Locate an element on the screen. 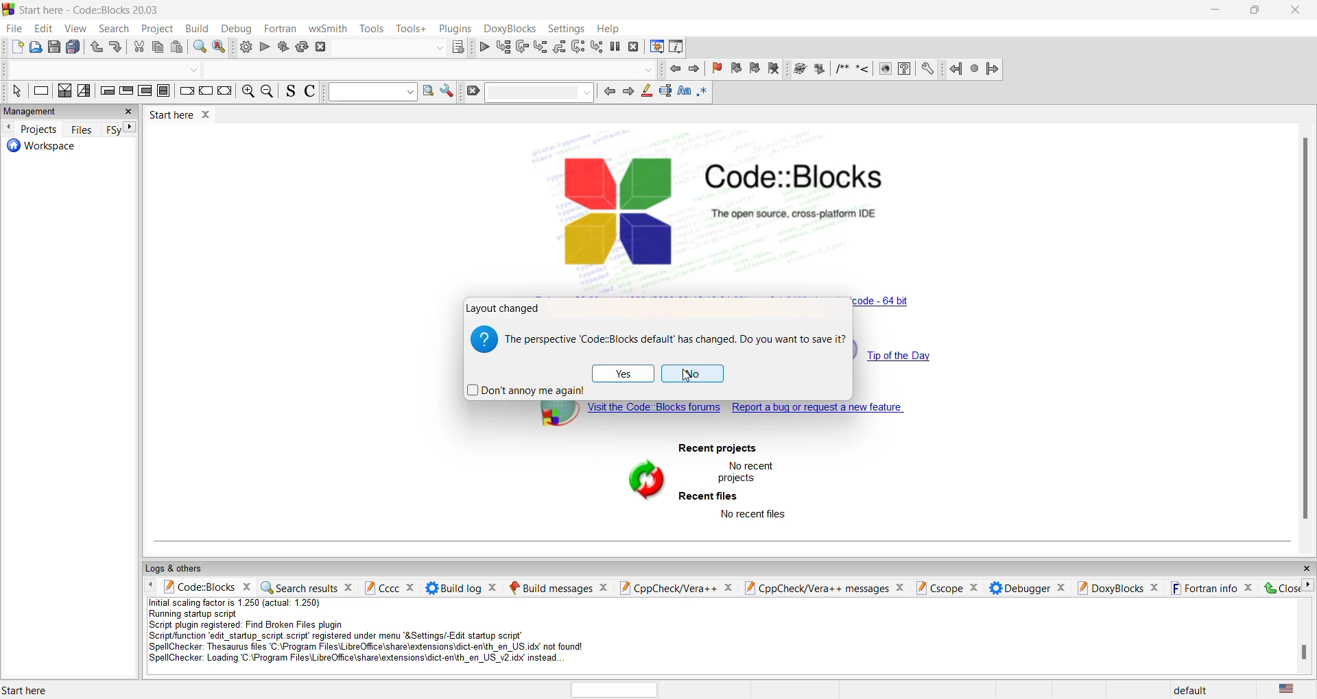 This screenshot has height=699, width=1317. text language is located at coordinates (1293, 689).